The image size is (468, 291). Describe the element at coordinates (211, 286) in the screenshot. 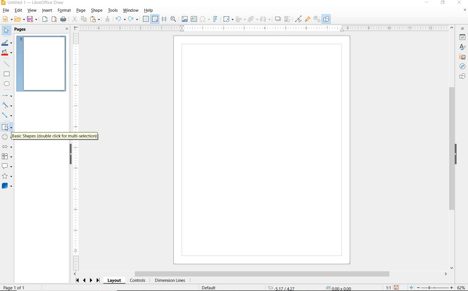

I see `DEFAULT` at that location.